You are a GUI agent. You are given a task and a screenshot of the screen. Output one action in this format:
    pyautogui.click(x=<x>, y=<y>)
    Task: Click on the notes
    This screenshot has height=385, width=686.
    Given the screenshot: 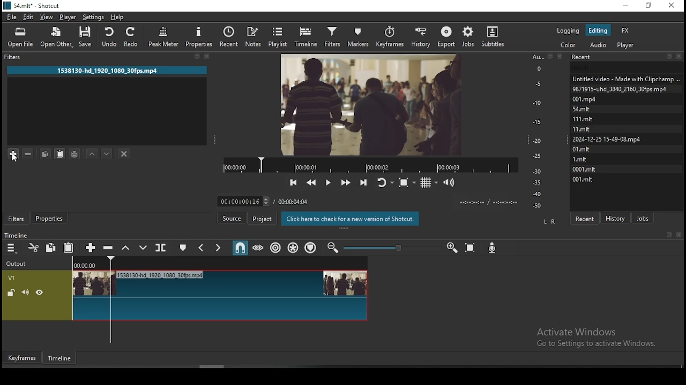 What is the action you would take?
    pyautogui.click(x=255, y=36)
    